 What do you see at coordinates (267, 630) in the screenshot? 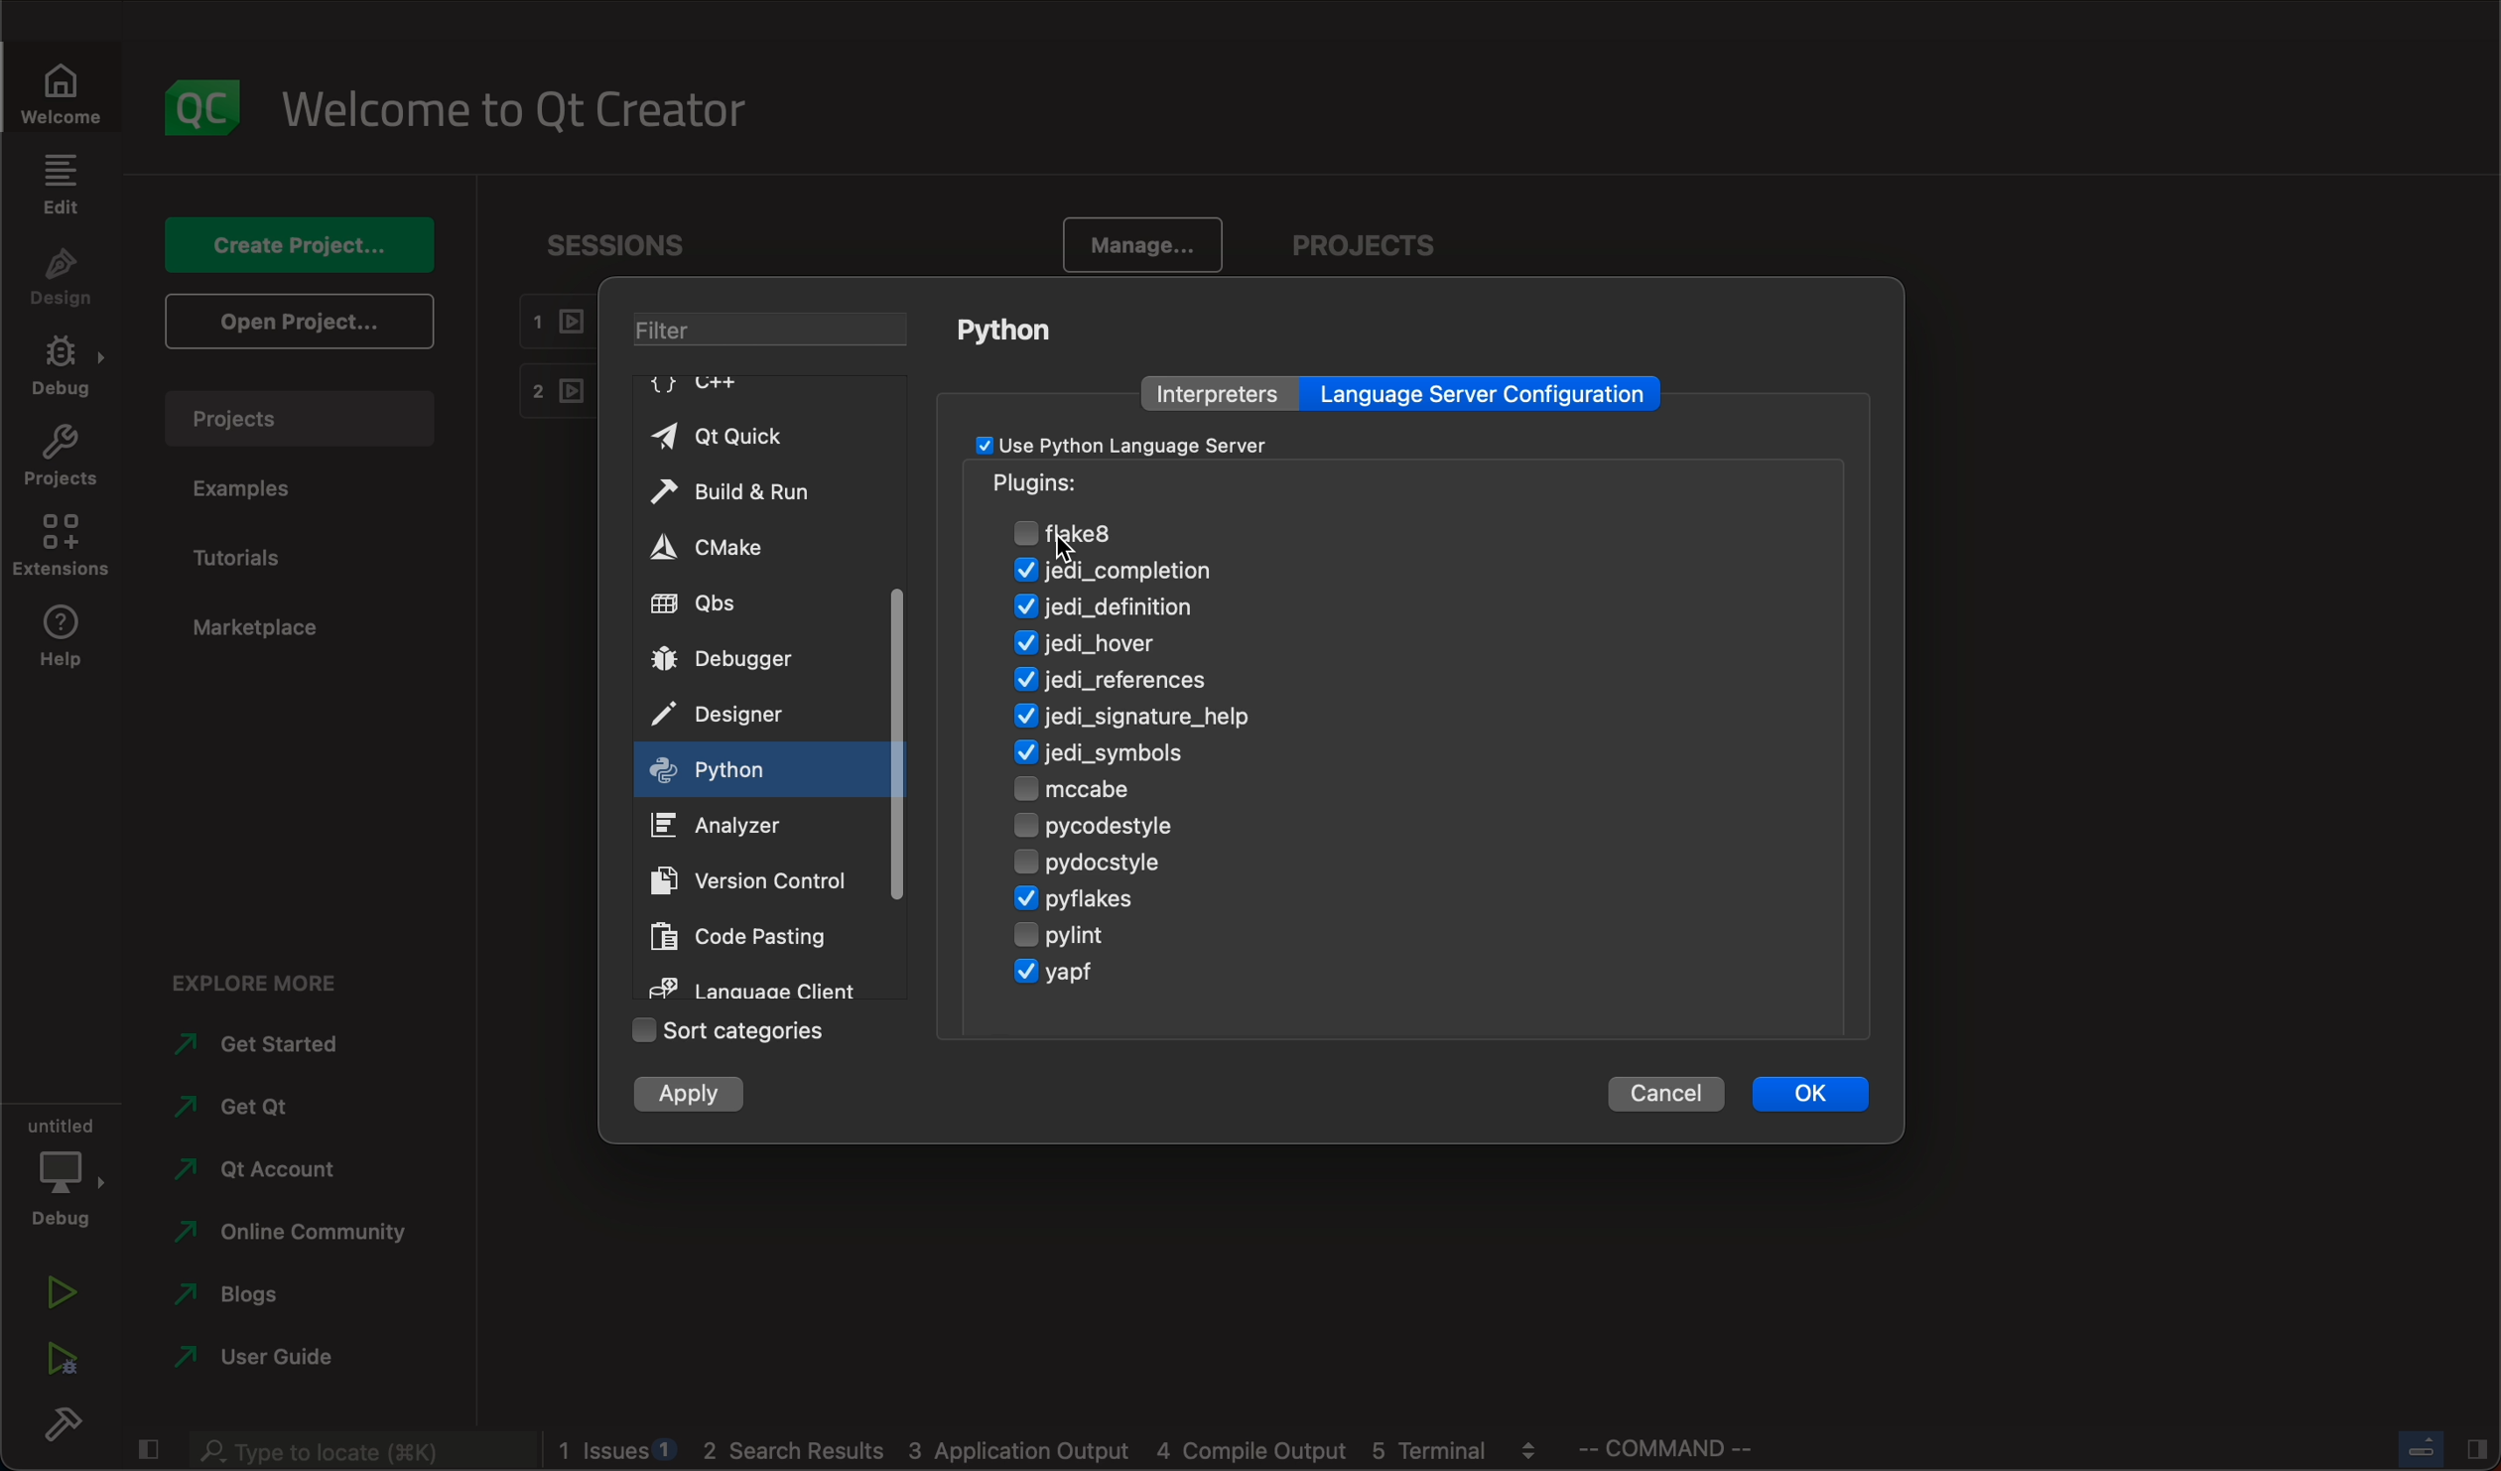
I see `marketplace` at bounding box center [267, 630].